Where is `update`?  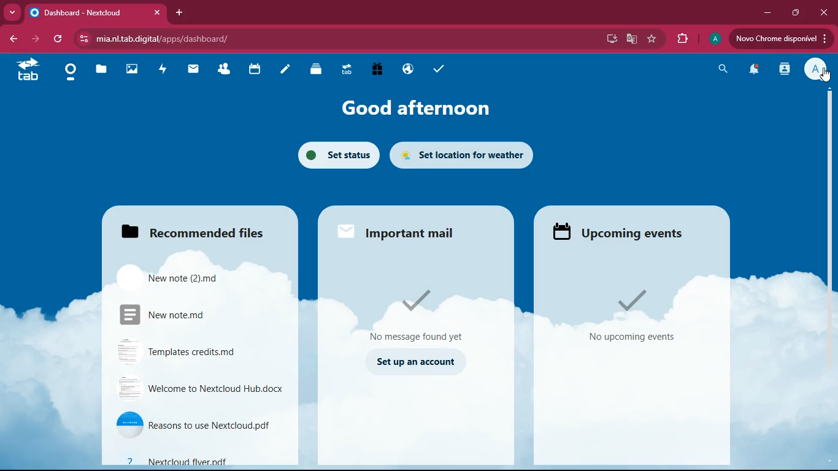 update is located at coordinates (779, 39).